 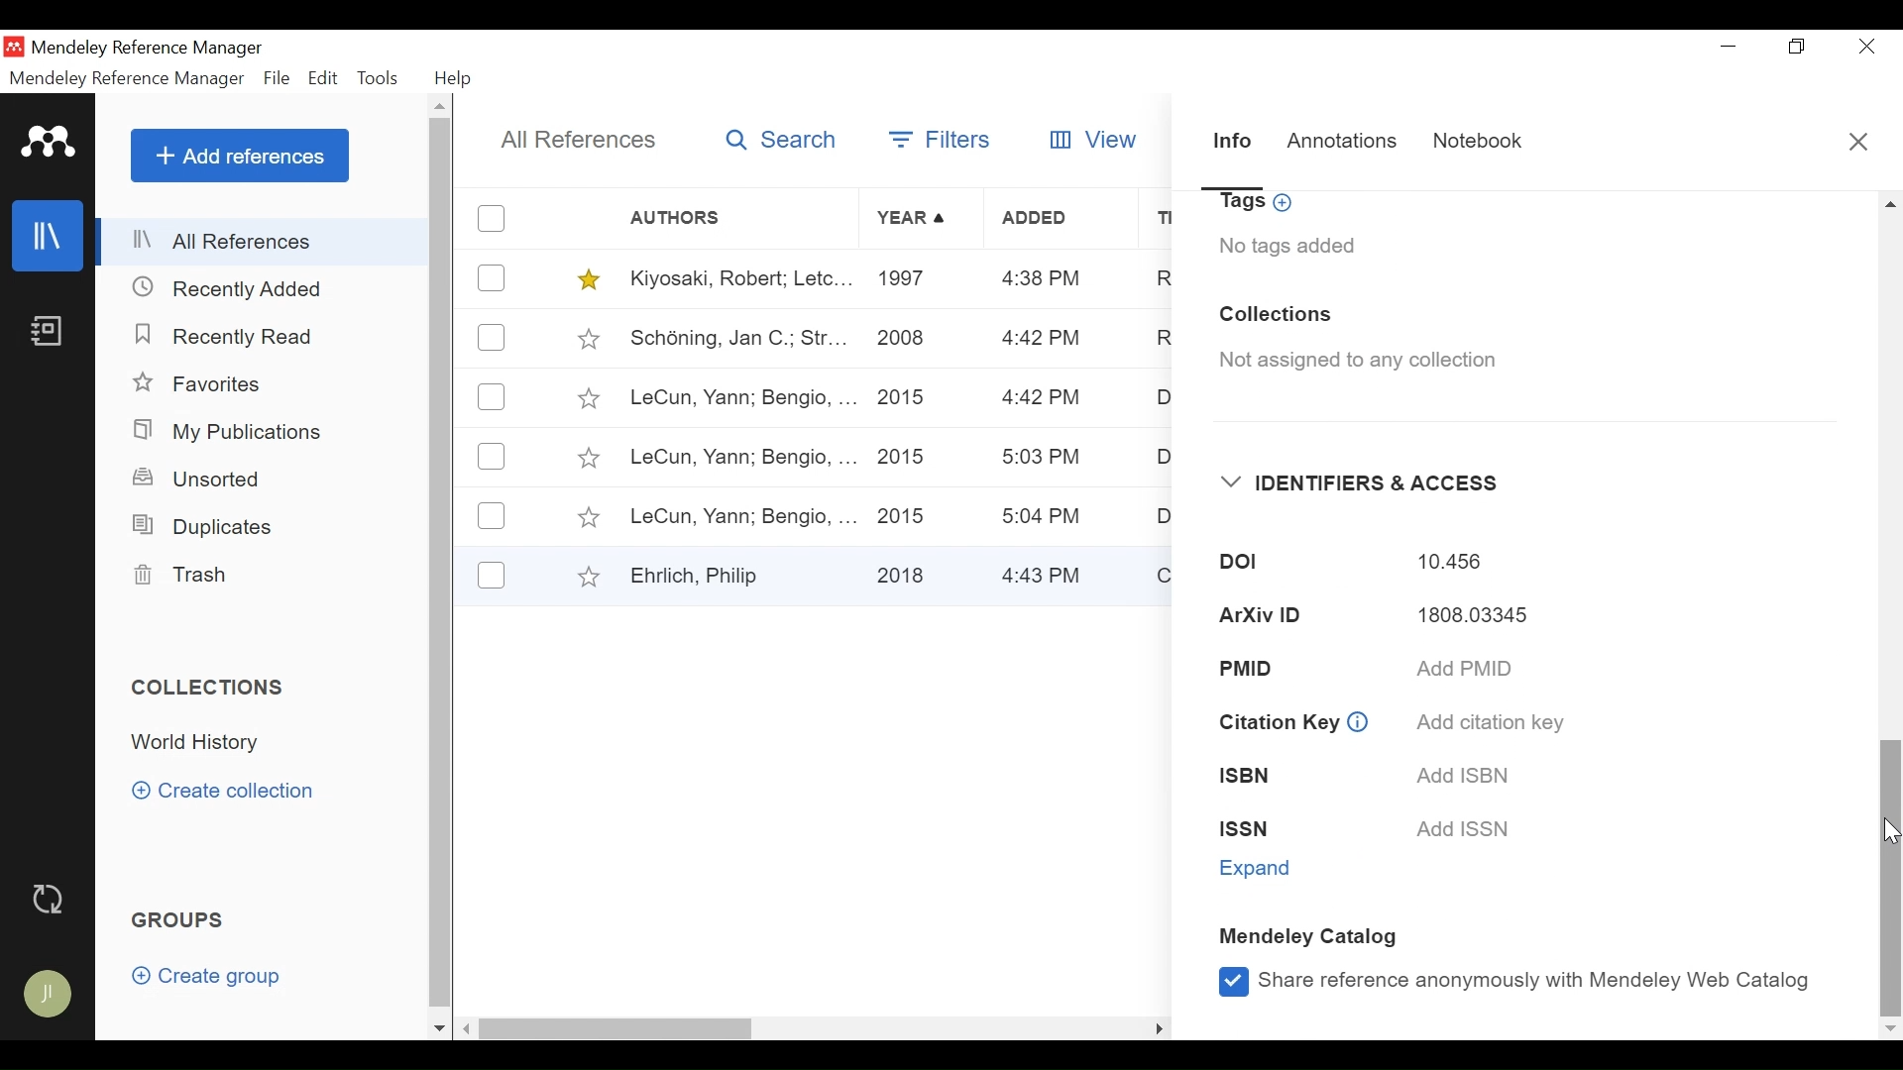 What do you see at coordinates (1225, 564) in the screenshot?
I see `DOI` at bounding box center [1225, 564].